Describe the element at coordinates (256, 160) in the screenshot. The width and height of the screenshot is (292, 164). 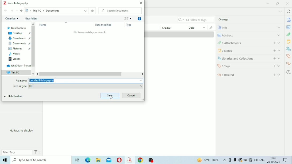
I see `Speakers` at that location.